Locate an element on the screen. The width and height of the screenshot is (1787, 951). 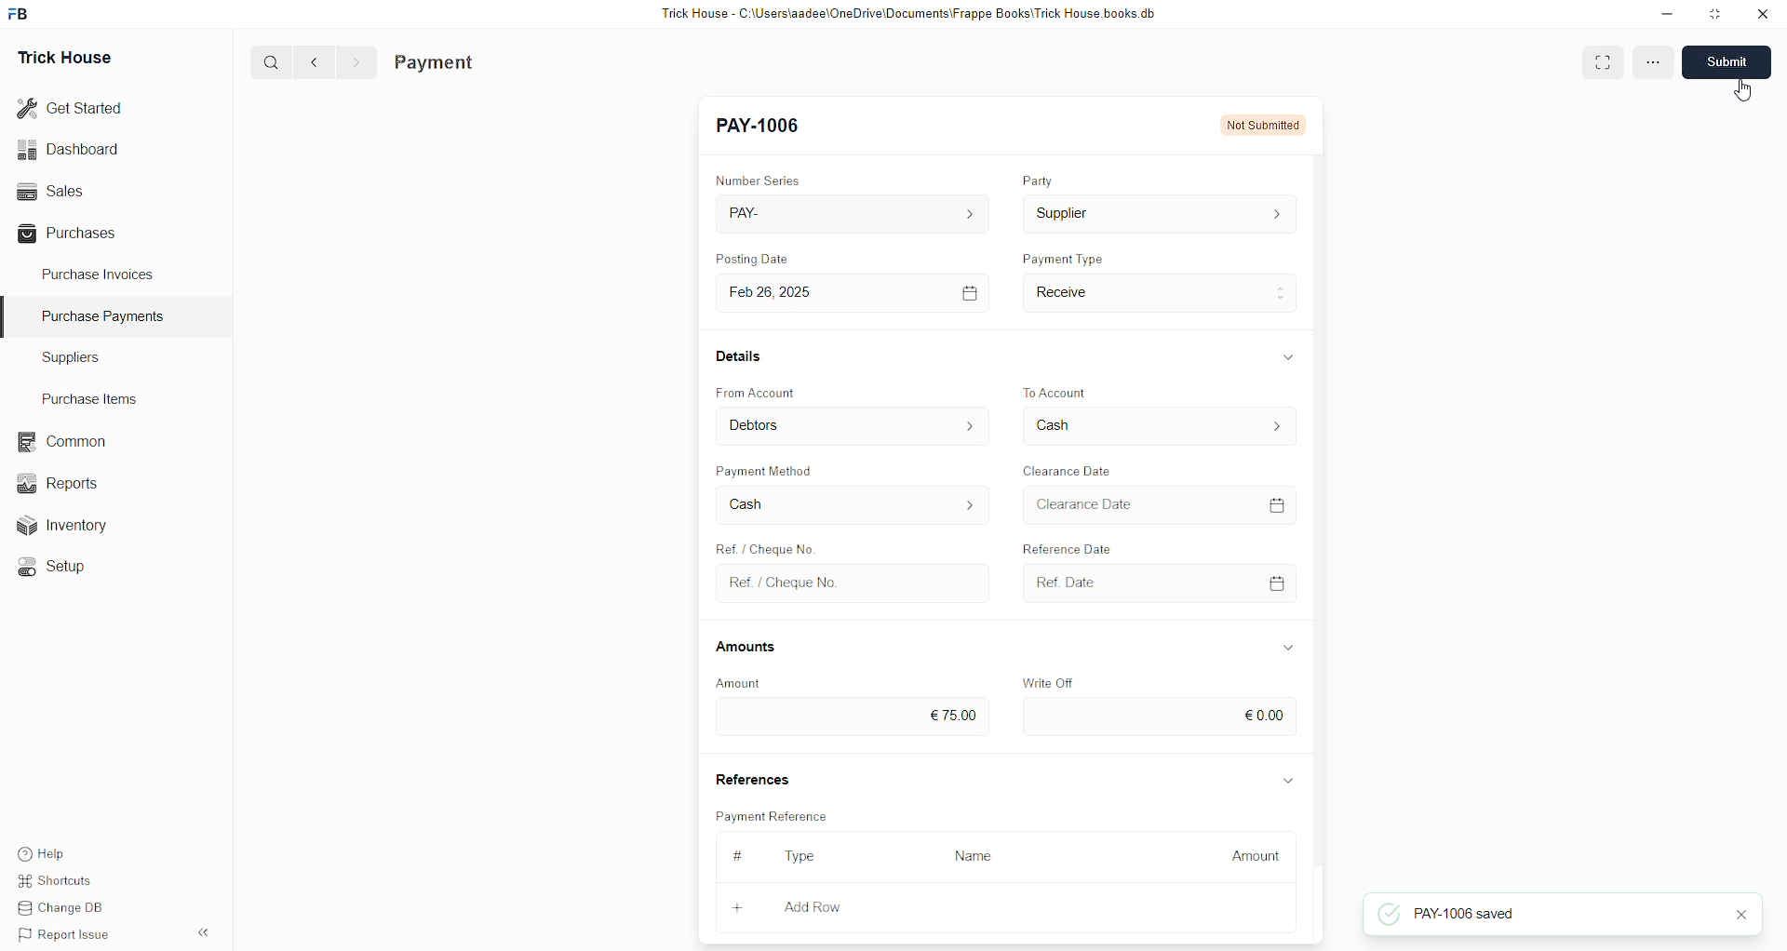
Posting Date is located at coordinates (766, 256).